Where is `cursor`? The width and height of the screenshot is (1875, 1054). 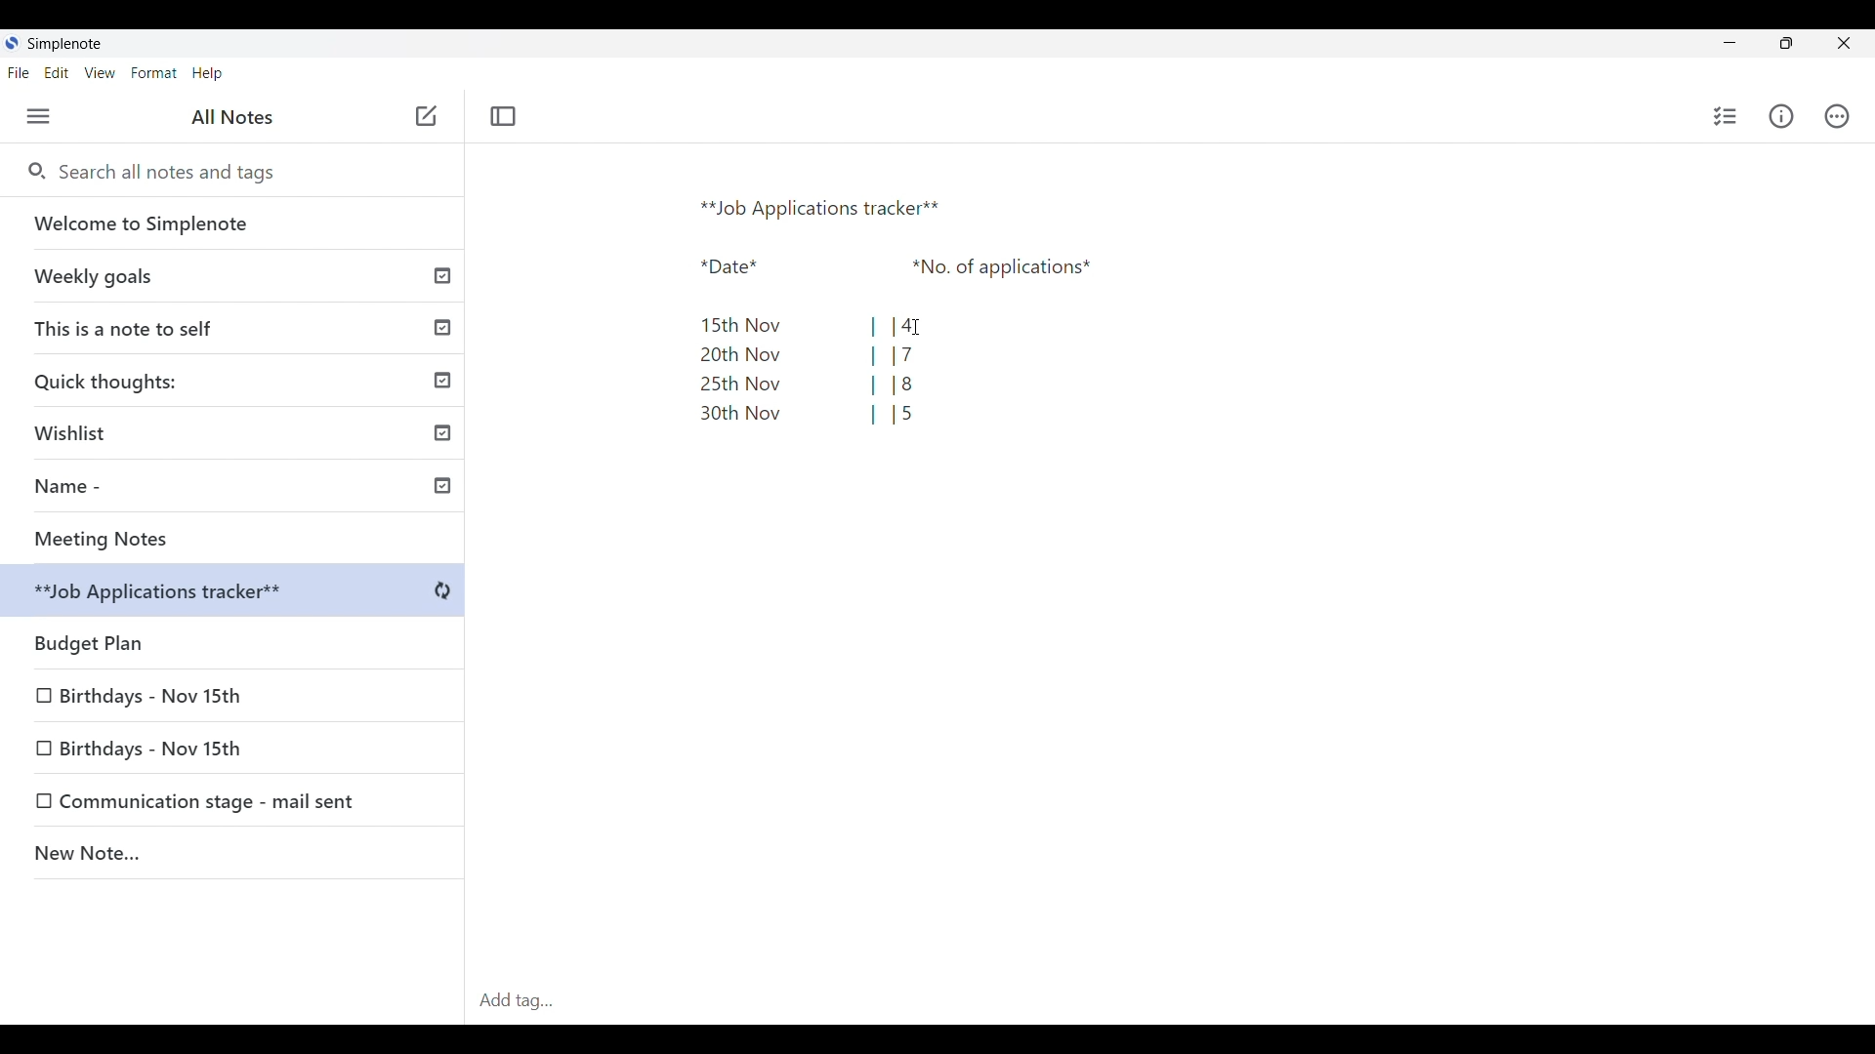 cursor is located at coordinates (912, 317).